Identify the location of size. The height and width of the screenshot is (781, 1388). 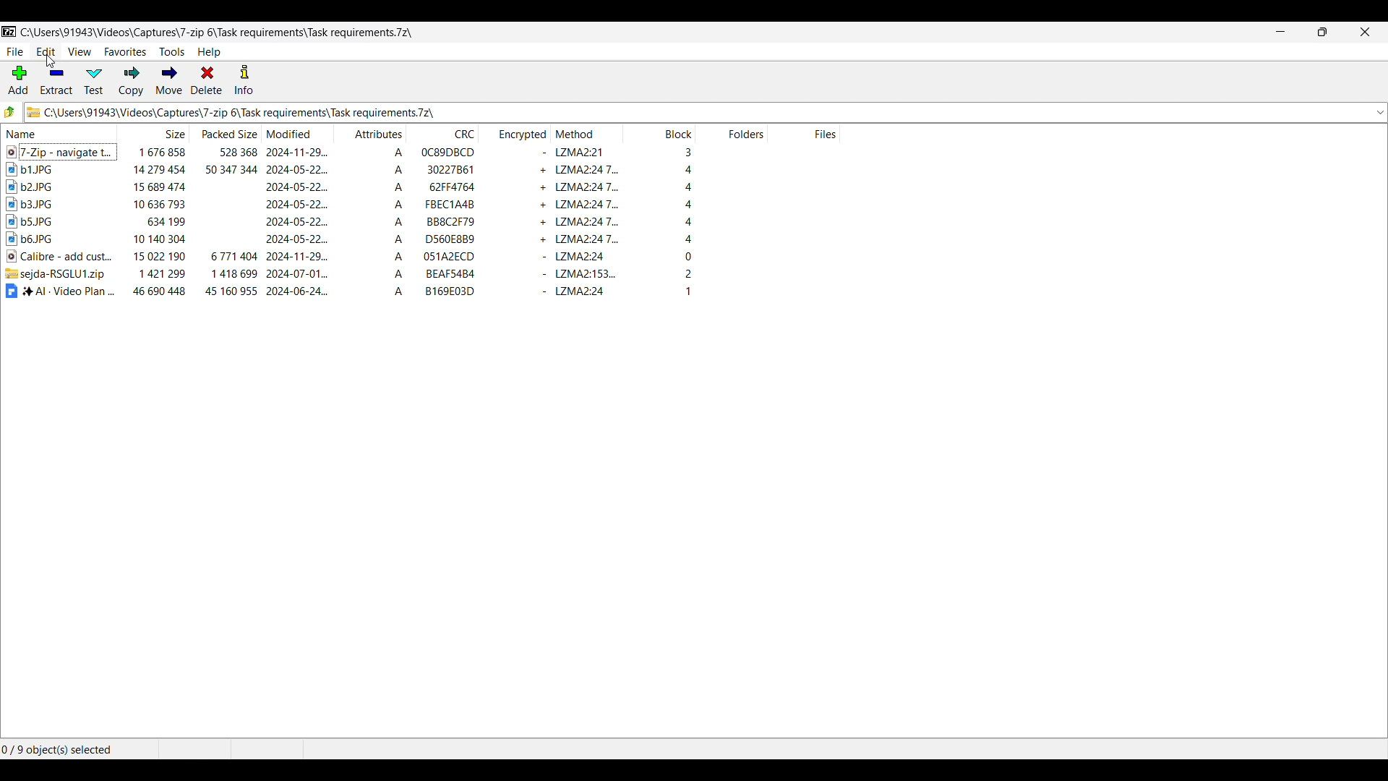
(155, 223).